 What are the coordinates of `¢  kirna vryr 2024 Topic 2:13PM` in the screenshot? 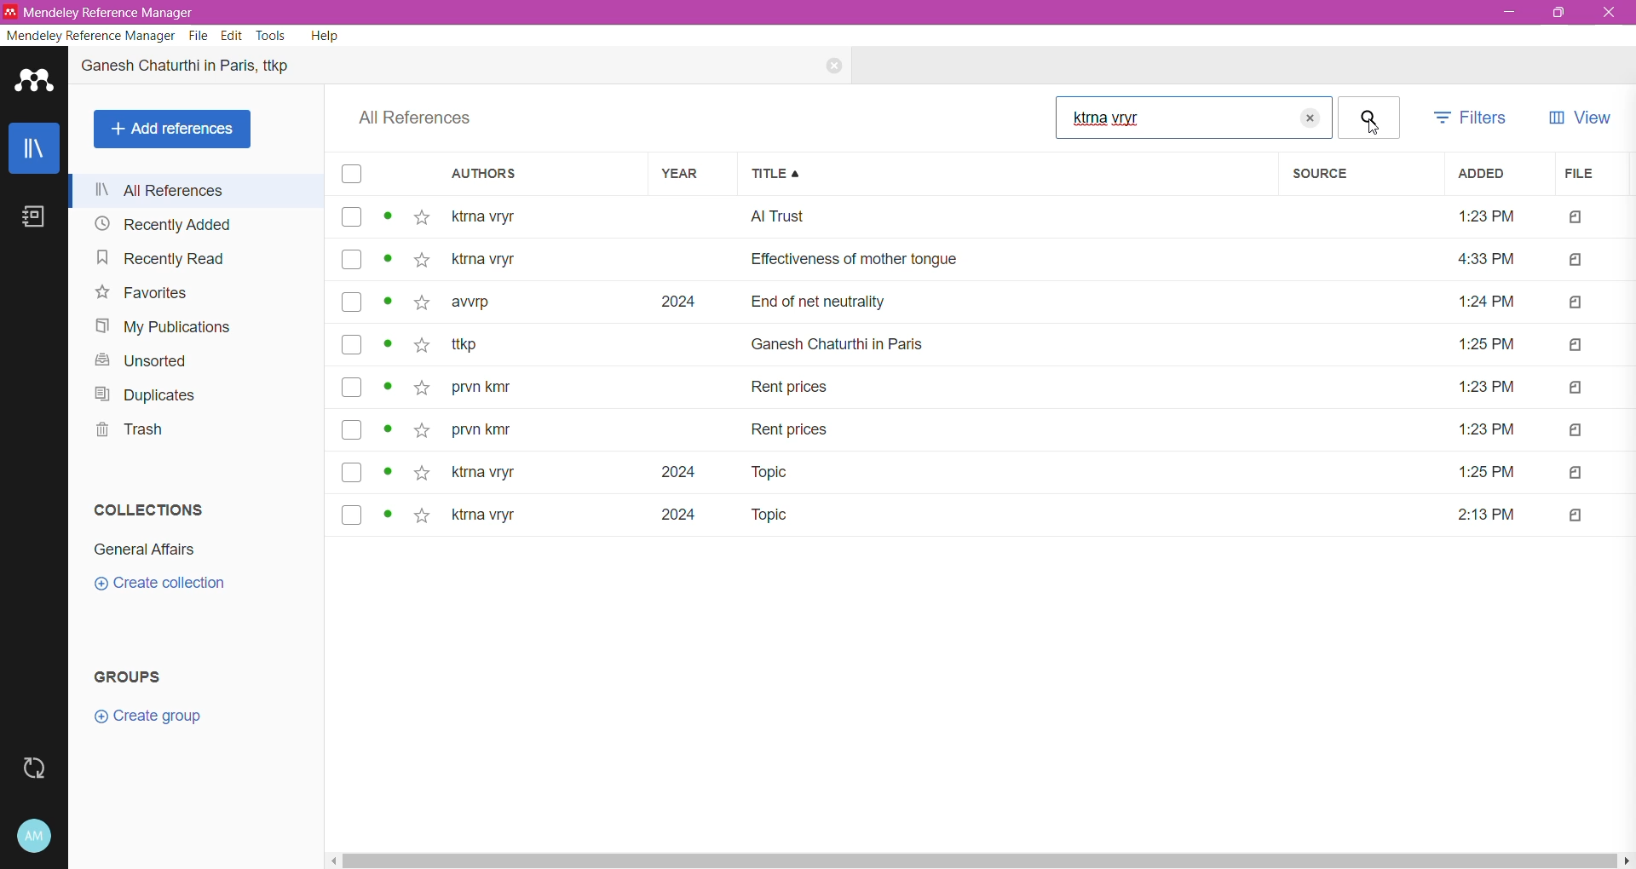 It's located at (982, 516).